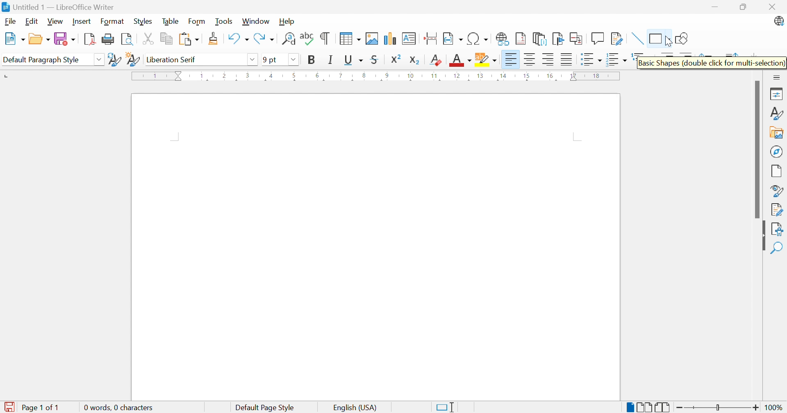  What do you see at coordinates (771, 7) in the screenshot?
I see `Close` at bounding box center [771, 7].